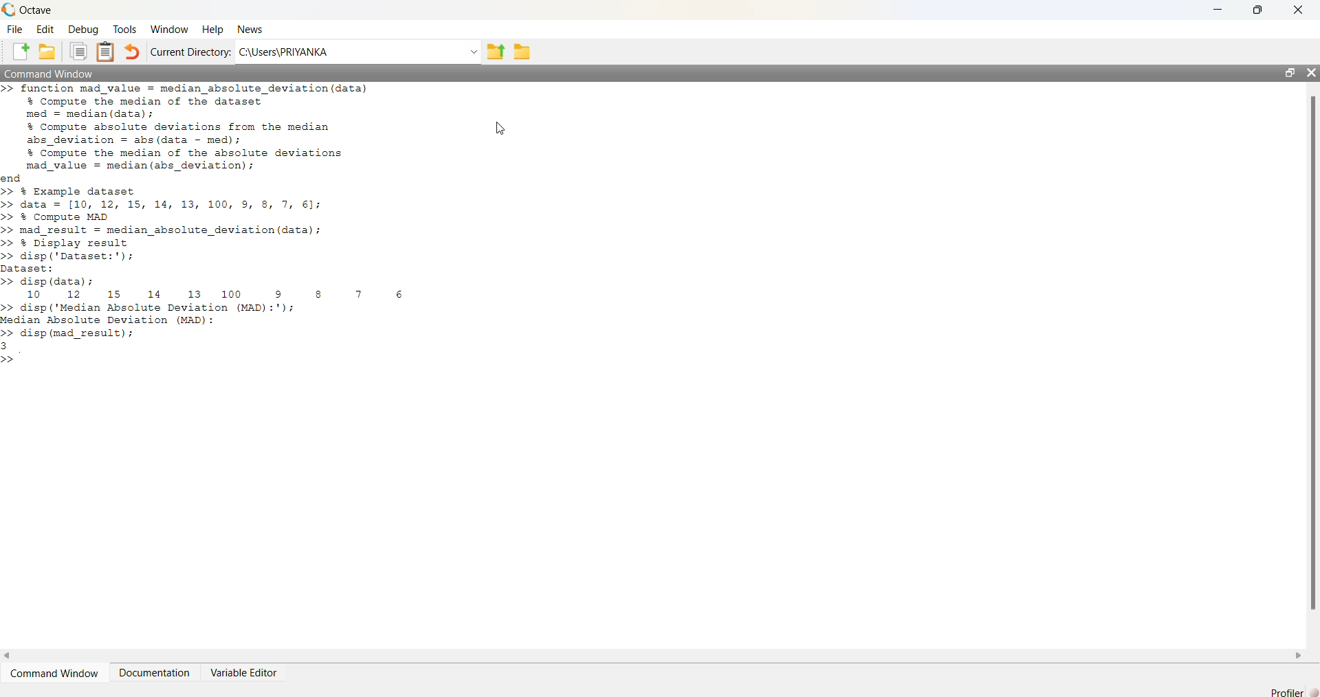 This screenshot has width=1320, height=697. Describe the element at coordinates (47, 52) in the screenshot. I see `Open an existing file in editor` at that location.